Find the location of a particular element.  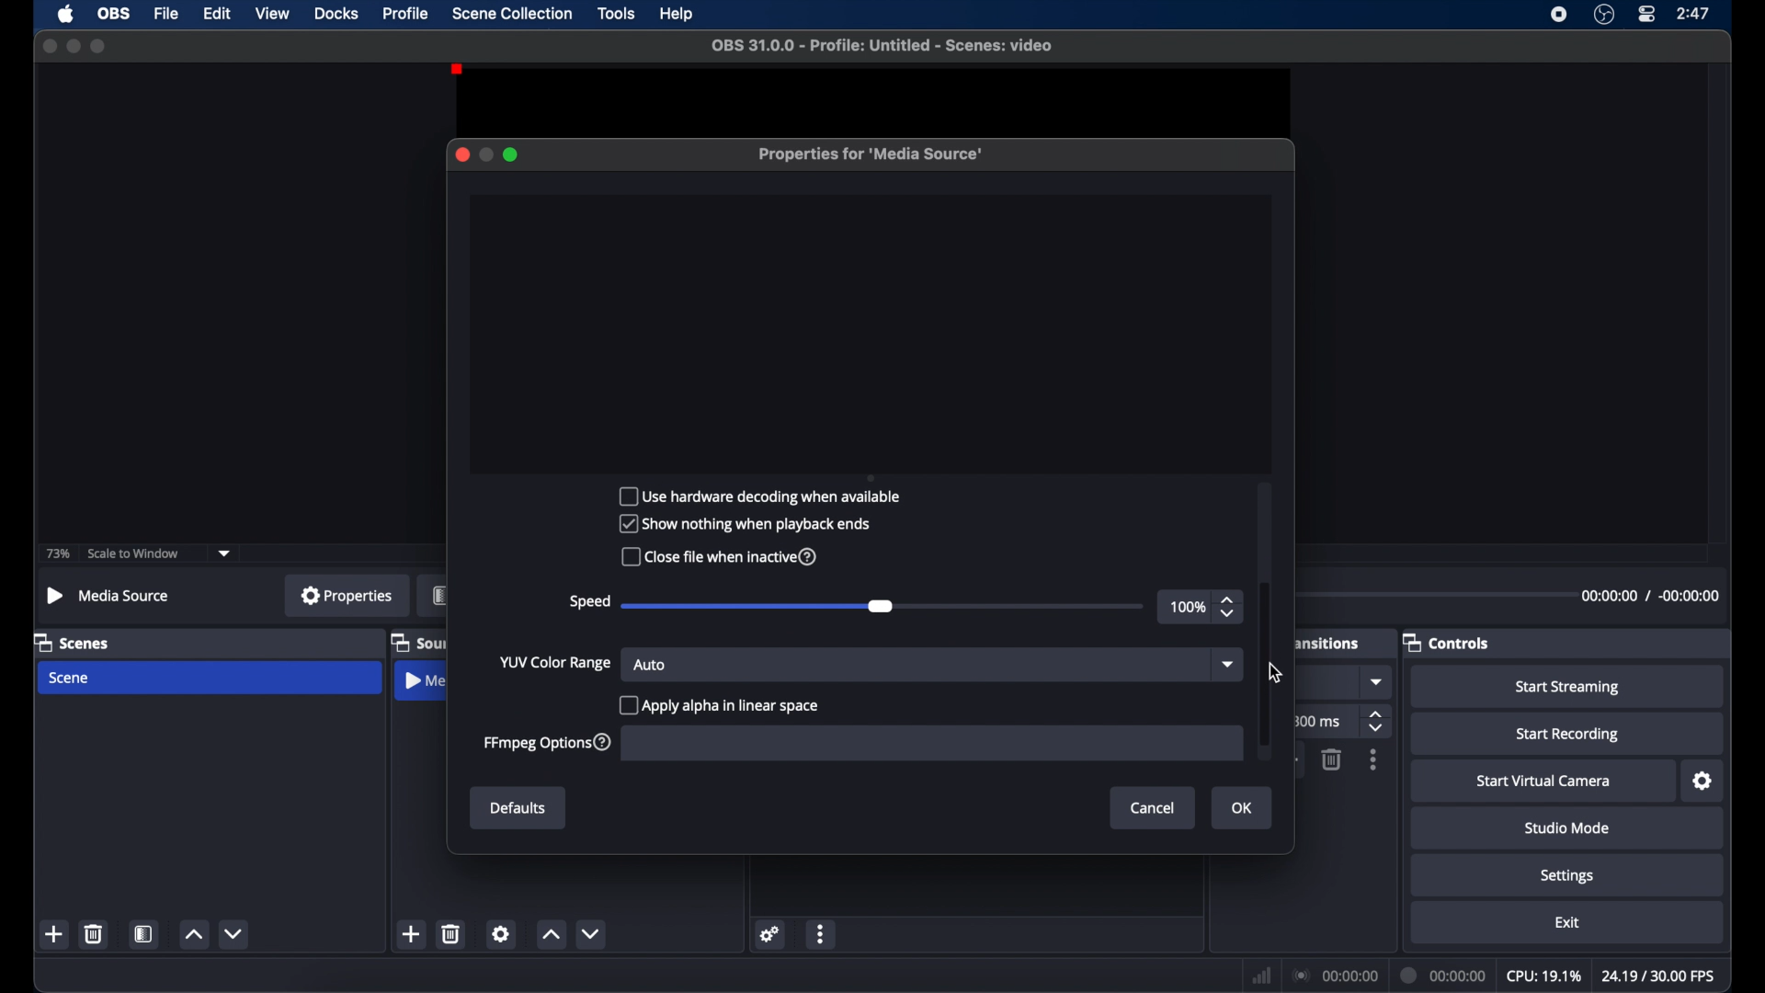

ffmpeg options is located at coordinates (550, 743).